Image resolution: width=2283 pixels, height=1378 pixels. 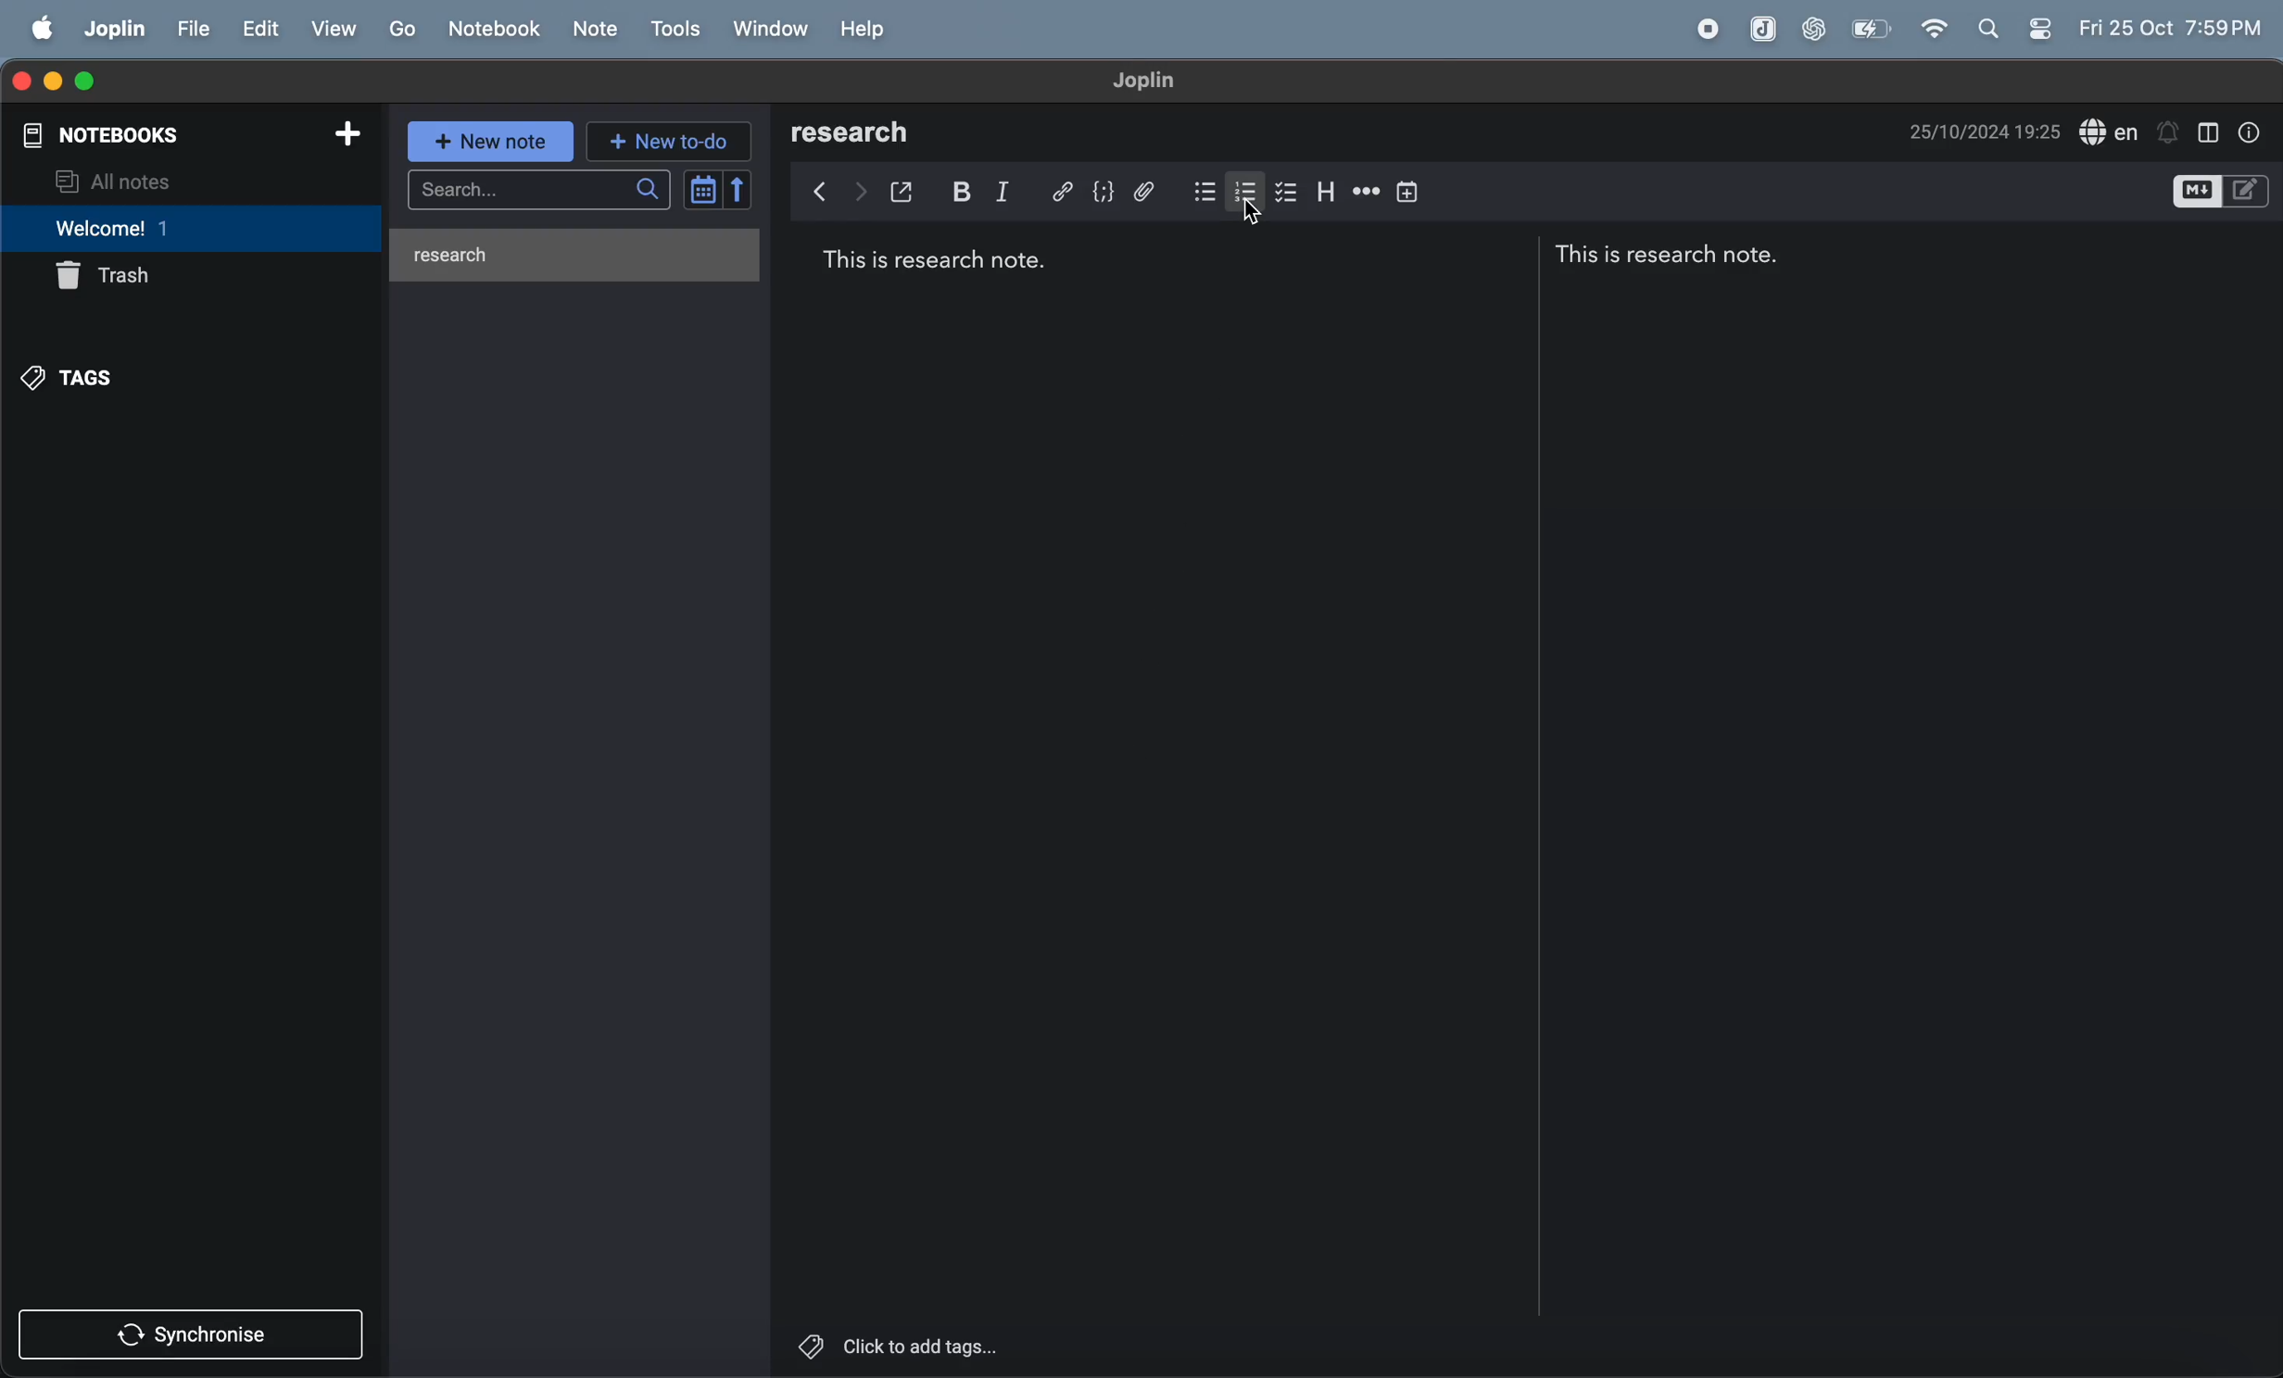 I want to click on italic, so click(x=1012, y=192).